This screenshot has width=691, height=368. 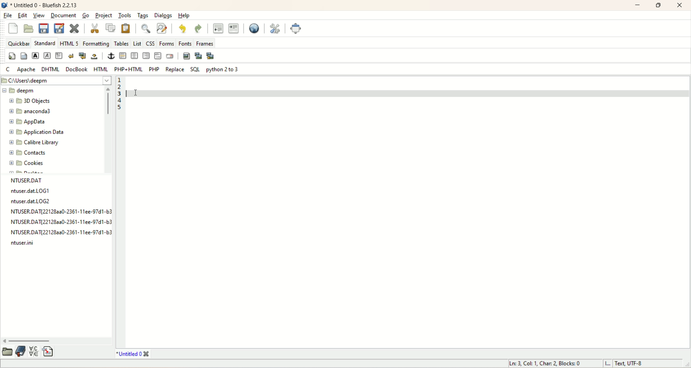 I want to click on document, so click(x=65, y=16).